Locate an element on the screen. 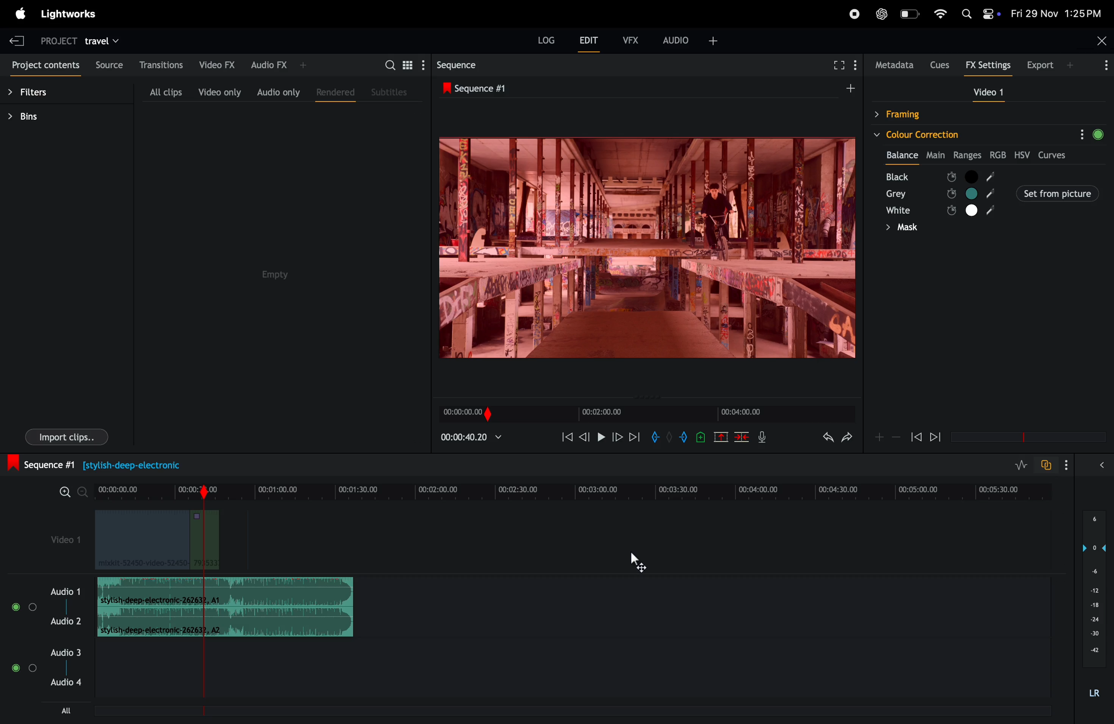 This screenshot has width=1114, height=724. audio fx is located at coordinates (279, 65).